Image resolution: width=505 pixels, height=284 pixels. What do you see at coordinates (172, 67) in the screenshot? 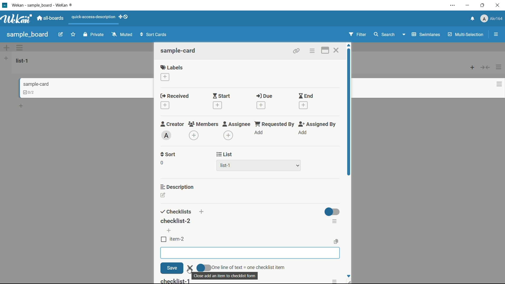
I see `labels` at bounding box center [172, 67].